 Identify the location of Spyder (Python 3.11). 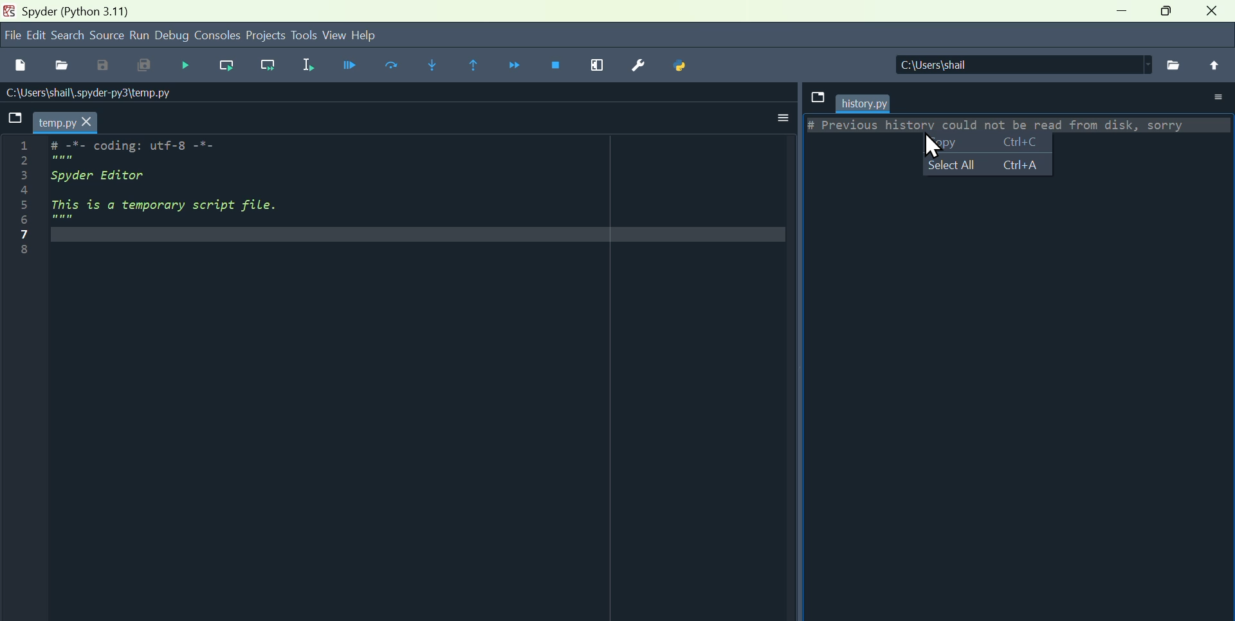
(78, 11).